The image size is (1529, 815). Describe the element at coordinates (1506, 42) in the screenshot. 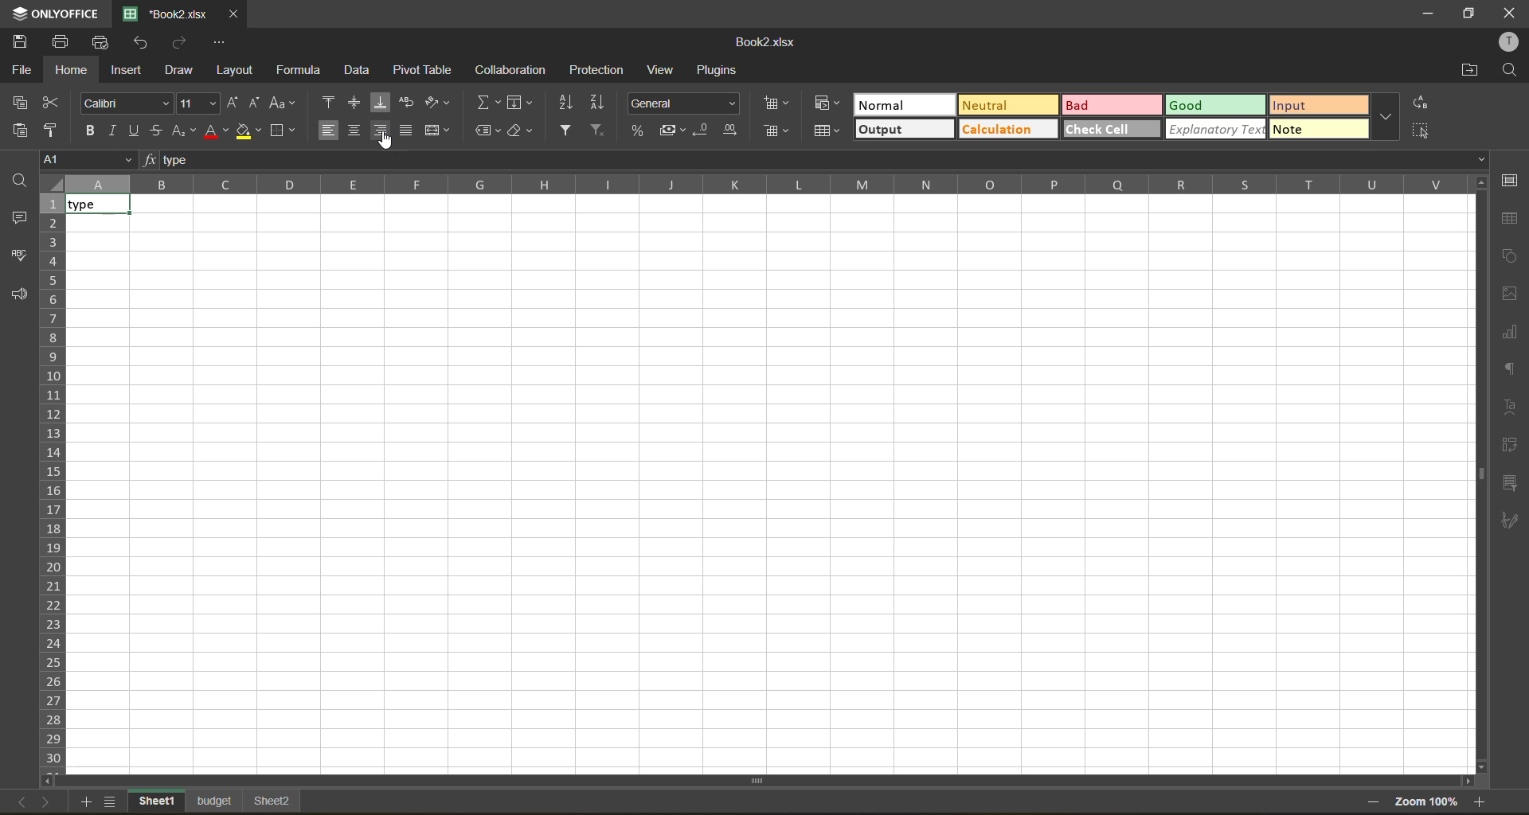

I see `profile` at that location.